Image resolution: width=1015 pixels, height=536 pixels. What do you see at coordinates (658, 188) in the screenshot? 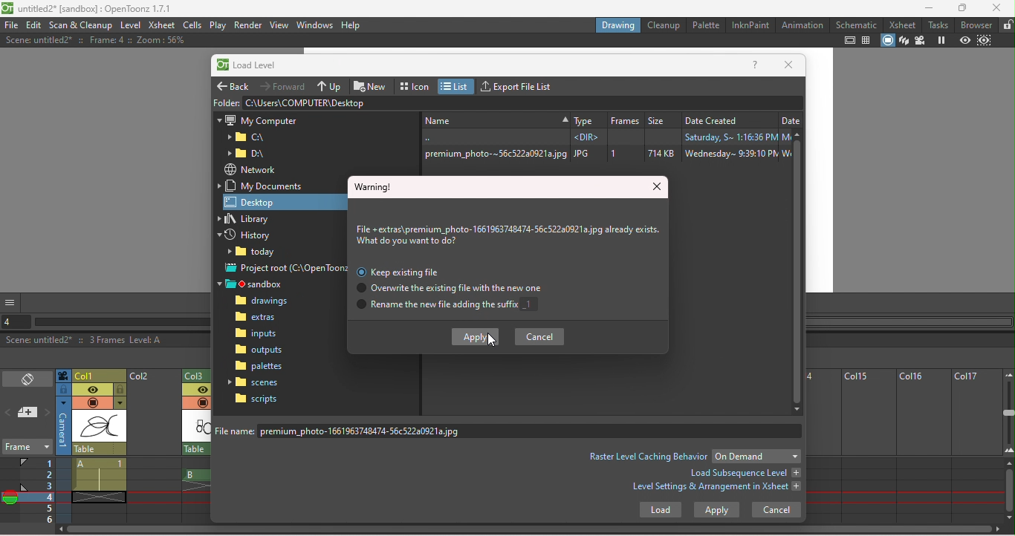
I see `Close` at bounding box center [658, 188].